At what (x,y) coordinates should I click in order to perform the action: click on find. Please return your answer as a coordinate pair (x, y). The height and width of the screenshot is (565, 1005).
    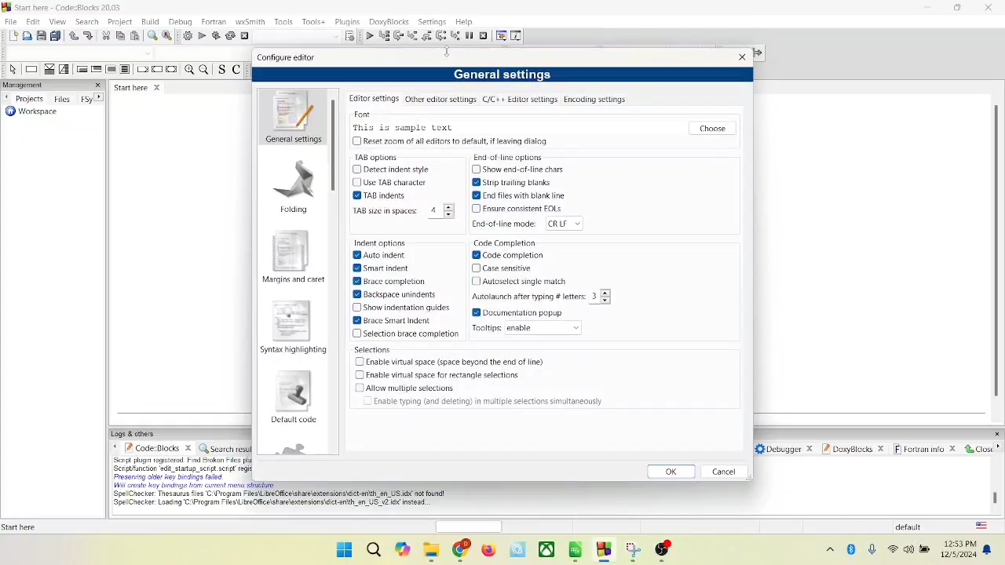
    Looking at the image, I should click on (152, 35).